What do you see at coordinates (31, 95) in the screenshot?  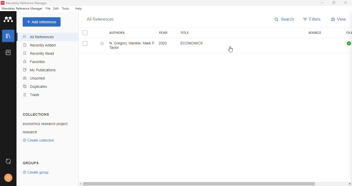 I see `trash` at bounding box center [31, 95].